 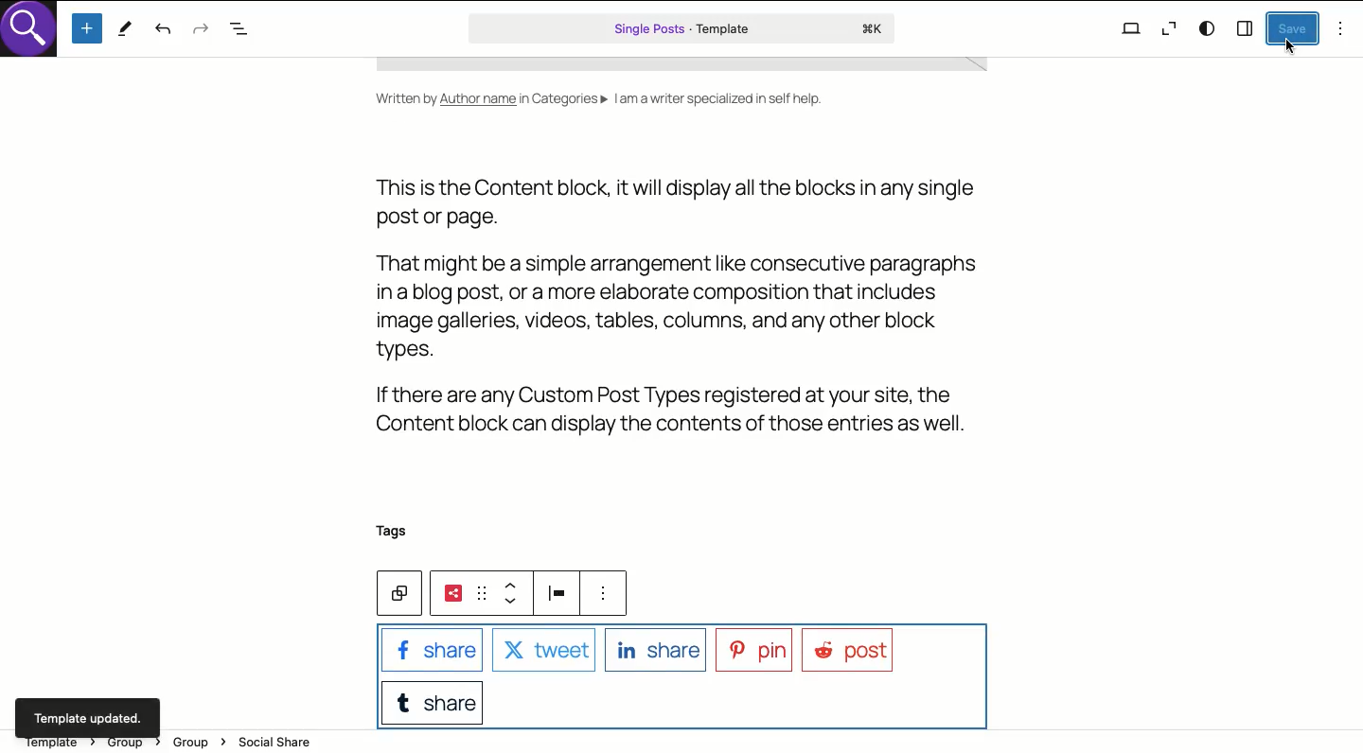 What do you see at coordinates (174, 744) in the screenshot?
I see `Template > Group > Group > Social Share` at bounding box center [174, 744].